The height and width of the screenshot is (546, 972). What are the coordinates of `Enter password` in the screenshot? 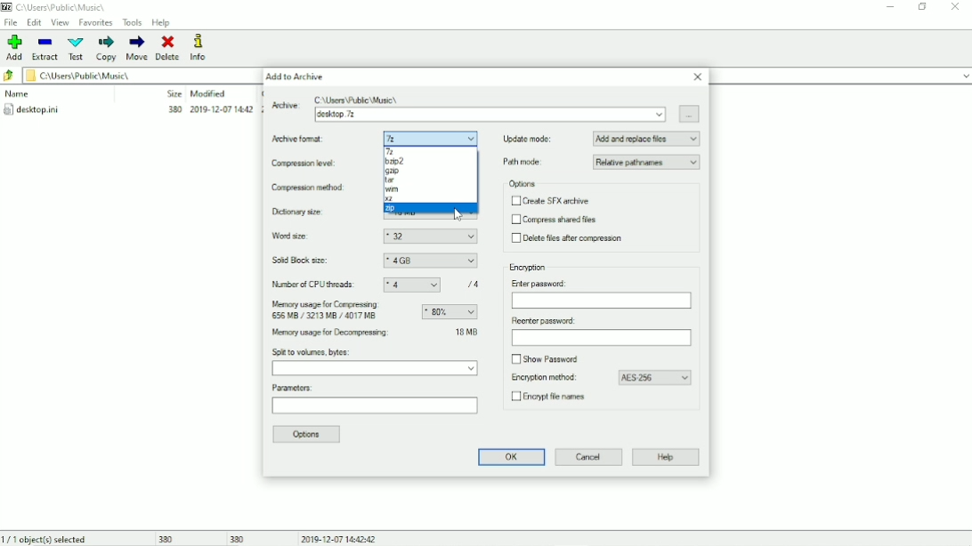 It's located at (600, 293).